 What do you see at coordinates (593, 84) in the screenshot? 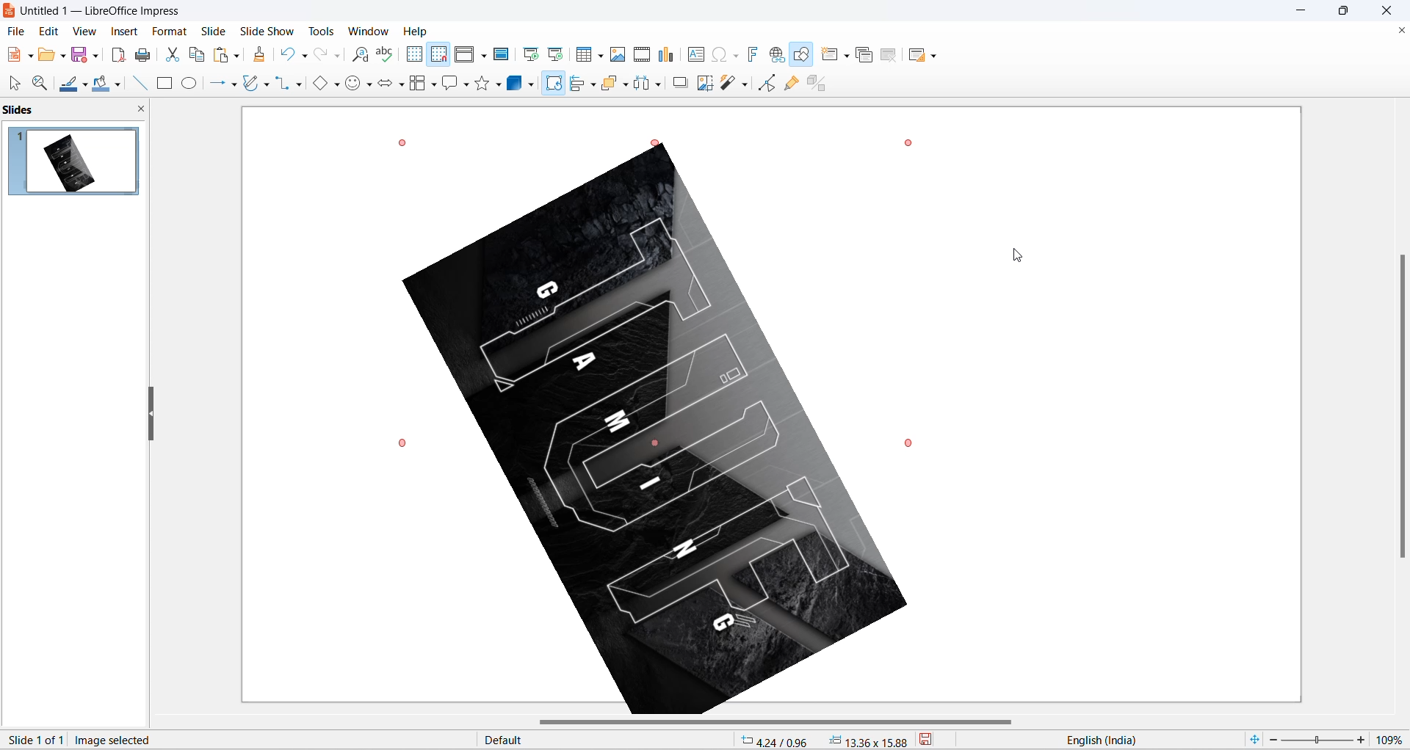
I see `align options` at bounding box center [593, 84].